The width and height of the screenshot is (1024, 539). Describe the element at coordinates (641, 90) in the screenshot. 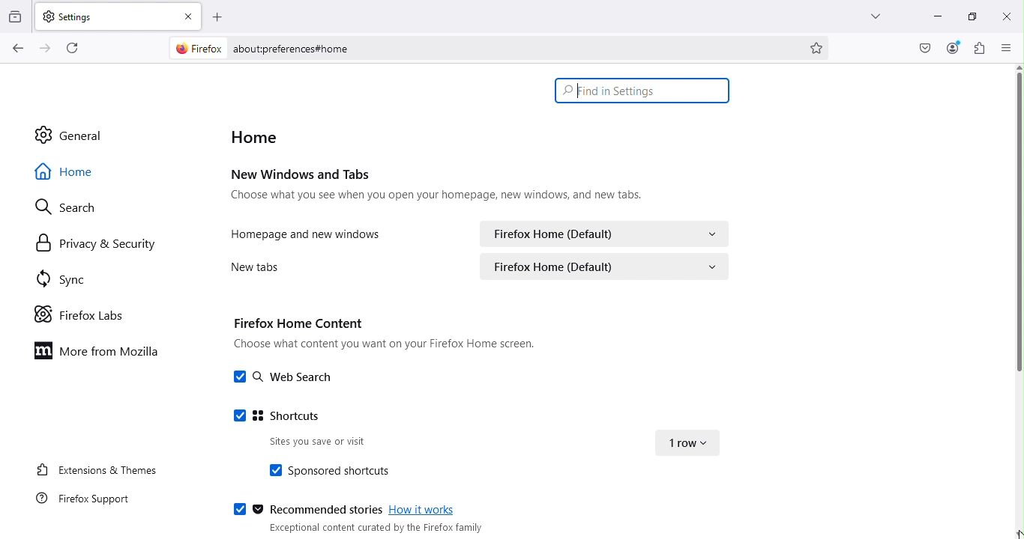

I see `Search bar` at that location.